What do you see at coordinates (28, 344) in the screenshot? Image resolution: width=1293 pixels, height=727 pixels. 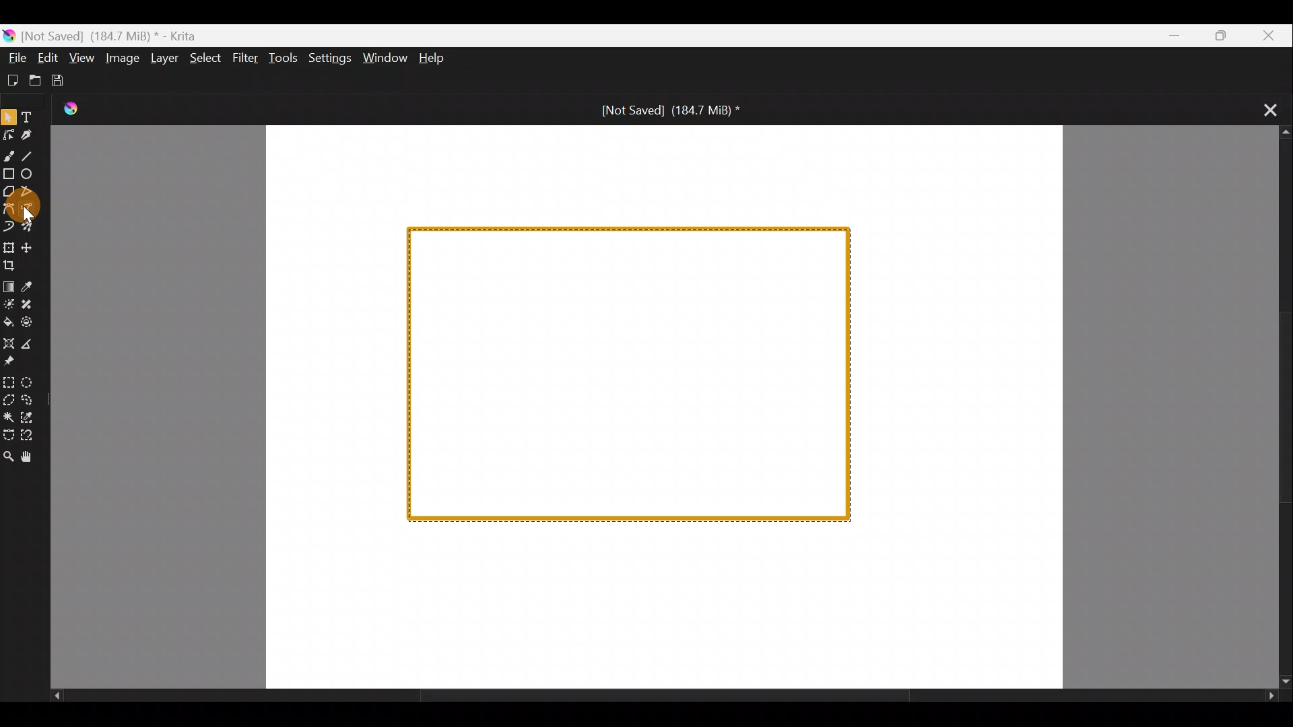 I see `Measure the distance between two points` at bounding box center [28, 344].